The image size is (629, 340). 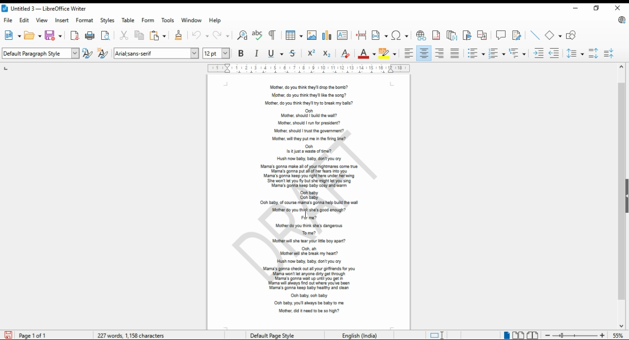 What do you see at coordinates (595, 53) in the screenshot?
I see `increase paragraph spacing` at bounding box center [595, 53].